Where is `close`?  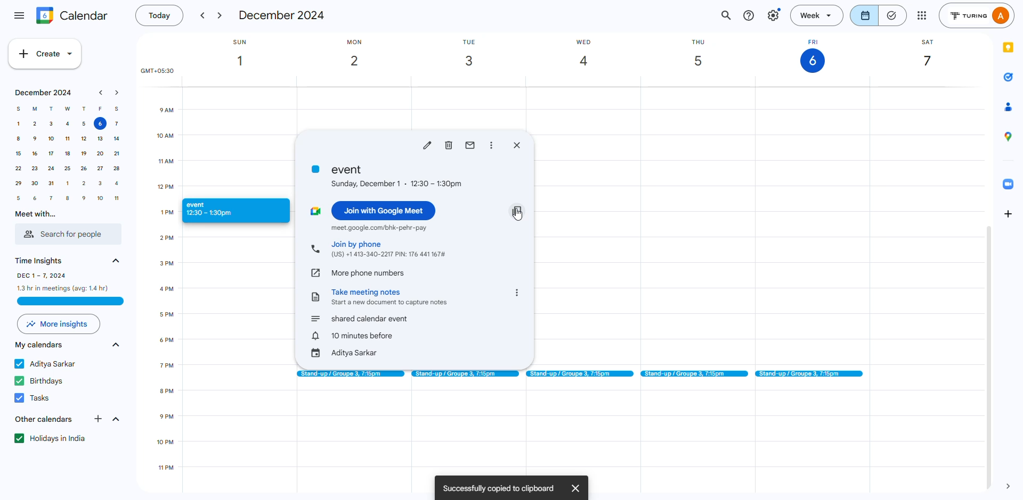
close is located at coordinates (517, 145).